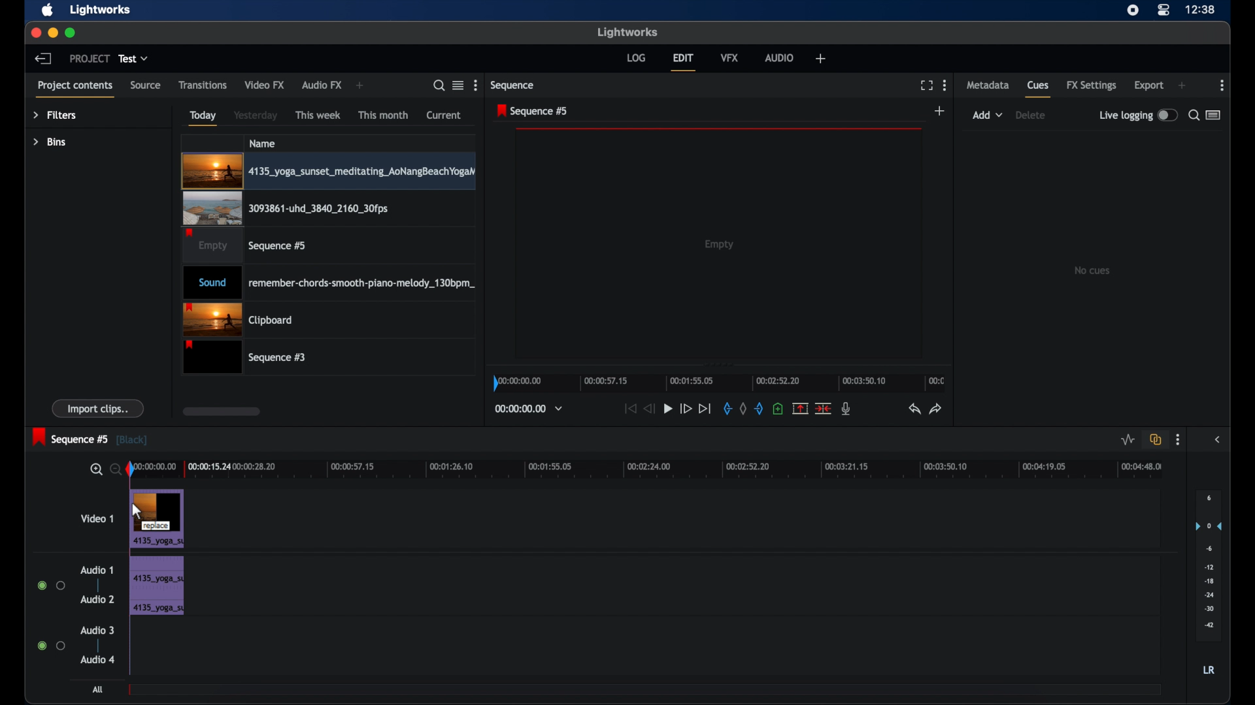  I want to click on All, so click(97, 691).